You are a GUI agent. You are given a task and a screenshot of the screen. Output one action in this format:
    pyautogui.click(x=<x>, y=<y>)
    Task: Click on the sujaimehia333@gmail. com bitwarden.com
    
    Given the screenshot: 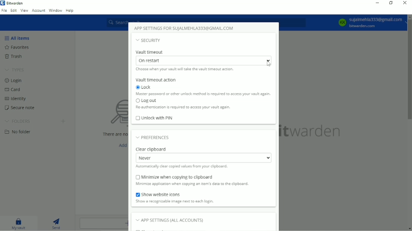 What is the action you would take?
    pyautogui.click(x=376, y=22)
    